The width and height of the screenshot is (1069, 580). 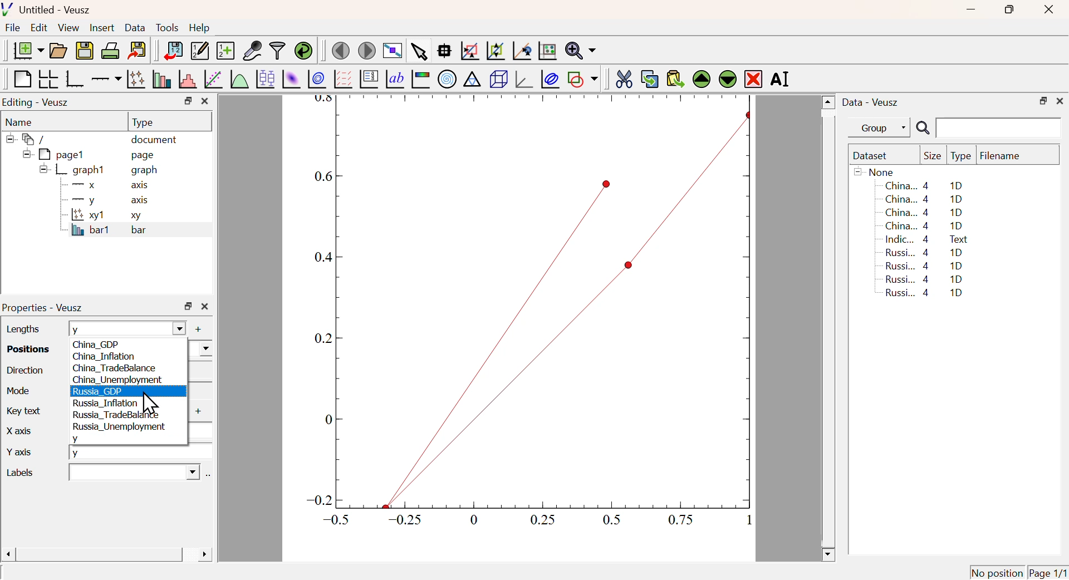 I want to click on Blank Page, so click(x=21, y=80).